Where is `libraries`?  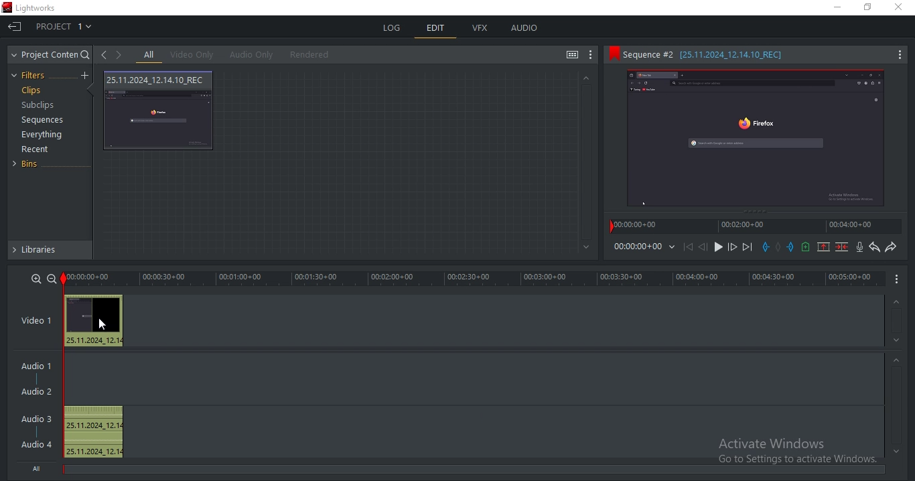
libraries is located at coordinates (52, 250).